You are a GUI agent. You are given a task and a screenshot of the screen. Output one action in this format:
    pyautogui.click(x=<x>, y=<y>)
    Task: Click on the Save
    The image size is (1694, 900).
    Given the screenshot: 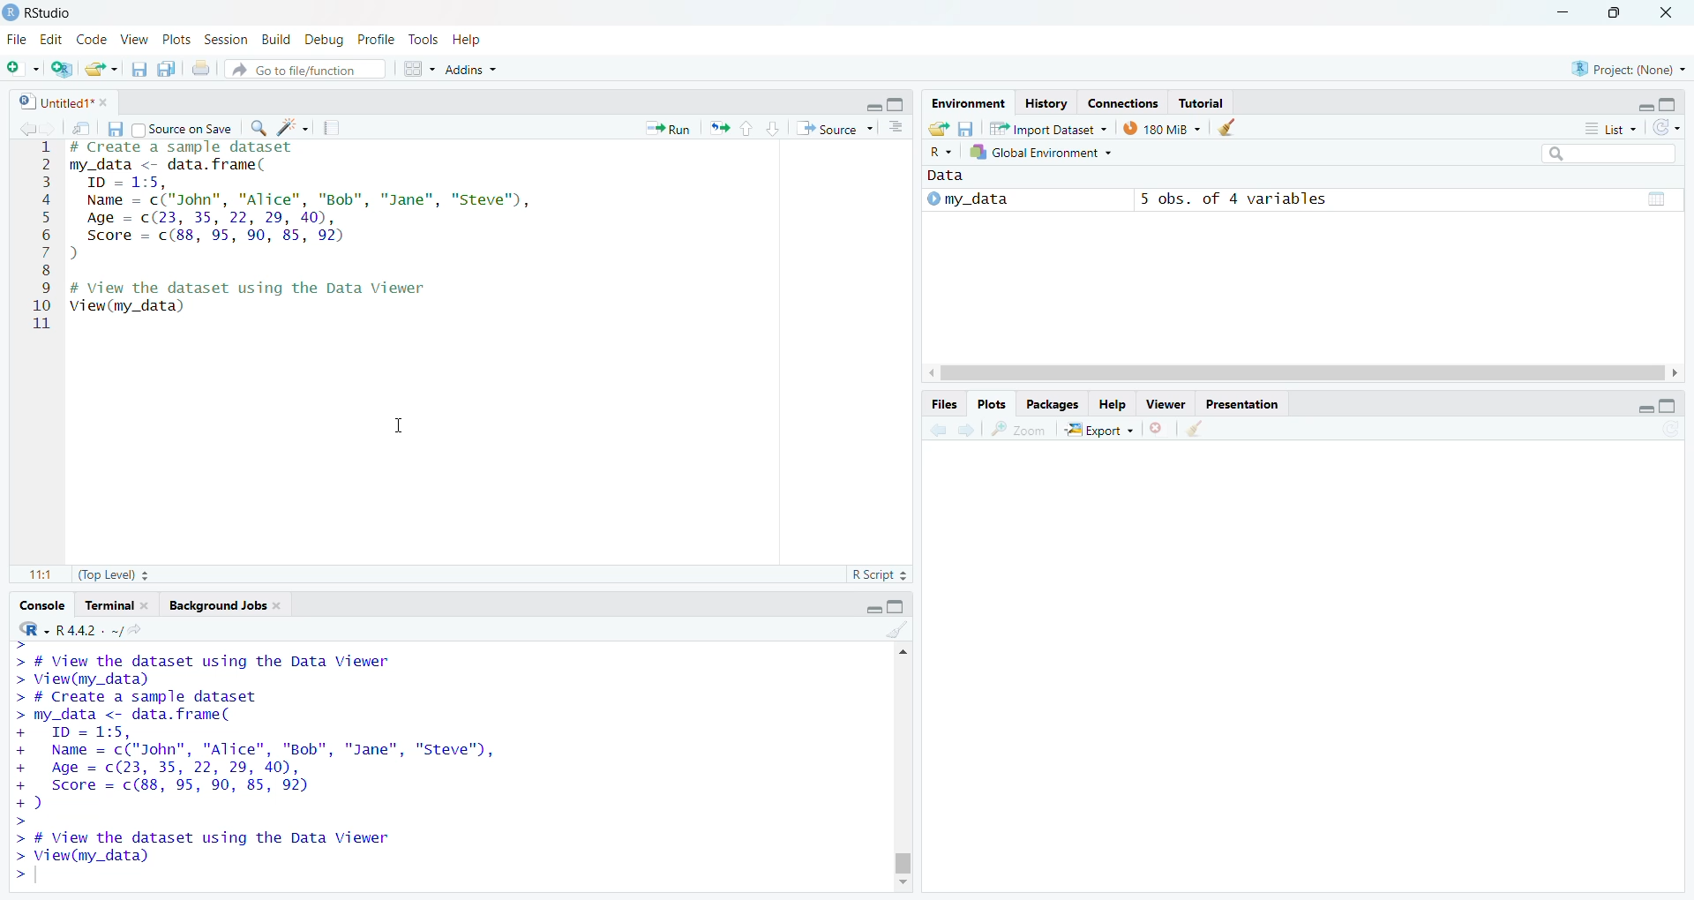 What is the action you would take?
    pyautogui.click(x=116, y=127)
    